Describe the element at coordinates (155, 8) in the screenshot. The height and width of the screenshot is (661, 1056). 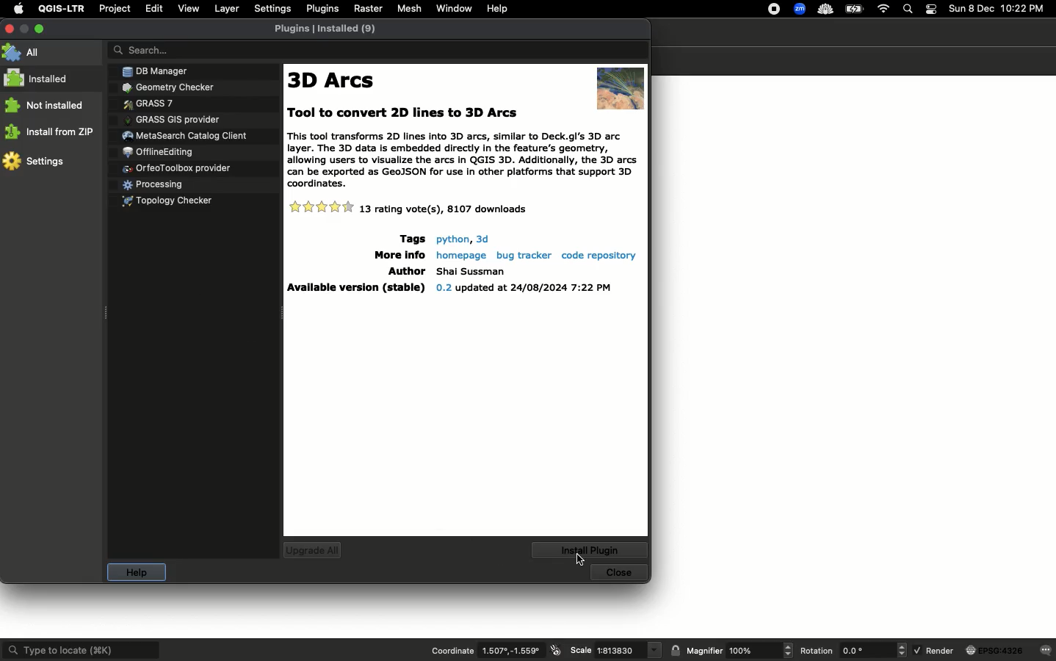
I see `Edit` at that location.